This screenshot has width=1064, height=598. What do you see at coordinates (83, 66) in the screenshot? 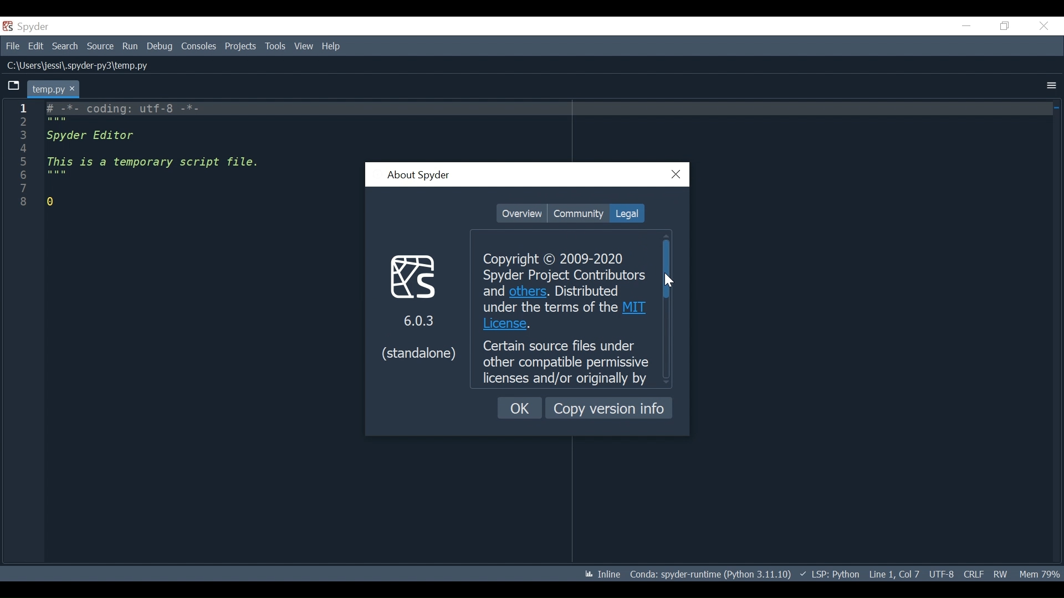
I see `C:\Users\jessi\.spyder-py3\temp.py` at bounding box center [83, 66].